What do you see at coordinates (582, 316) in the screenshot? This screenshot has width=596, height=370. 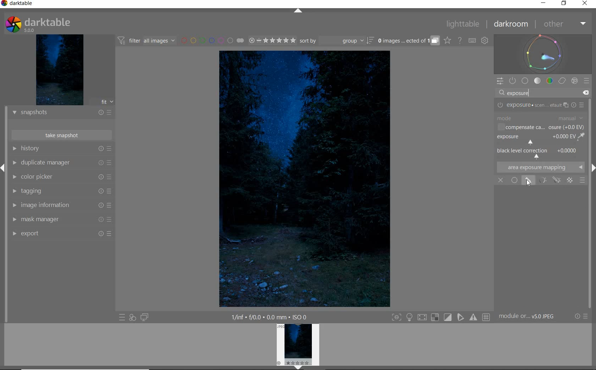 I see `RESET OR PRESETS & PREFERENCES` at bounding box center [582, 316].